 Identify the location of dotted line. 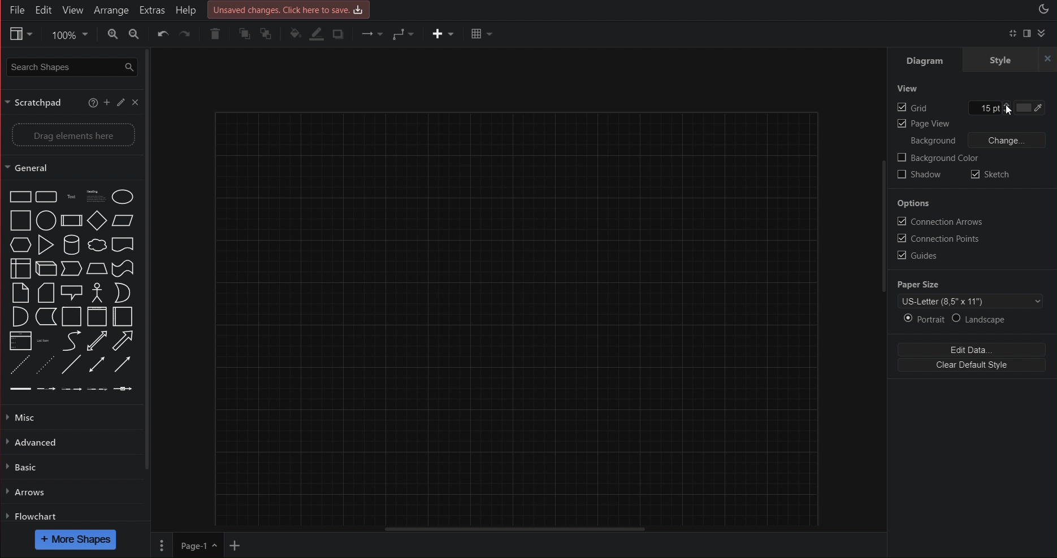
(16, 361).